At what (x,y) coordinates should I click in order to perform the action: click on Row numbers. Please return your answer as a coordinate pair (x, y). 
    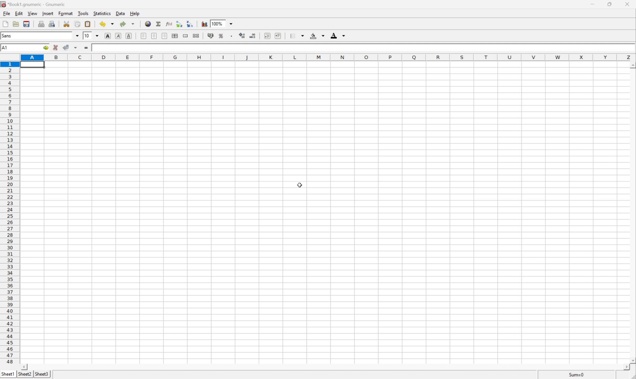
    Looking at the image, I should click on (9, 212).